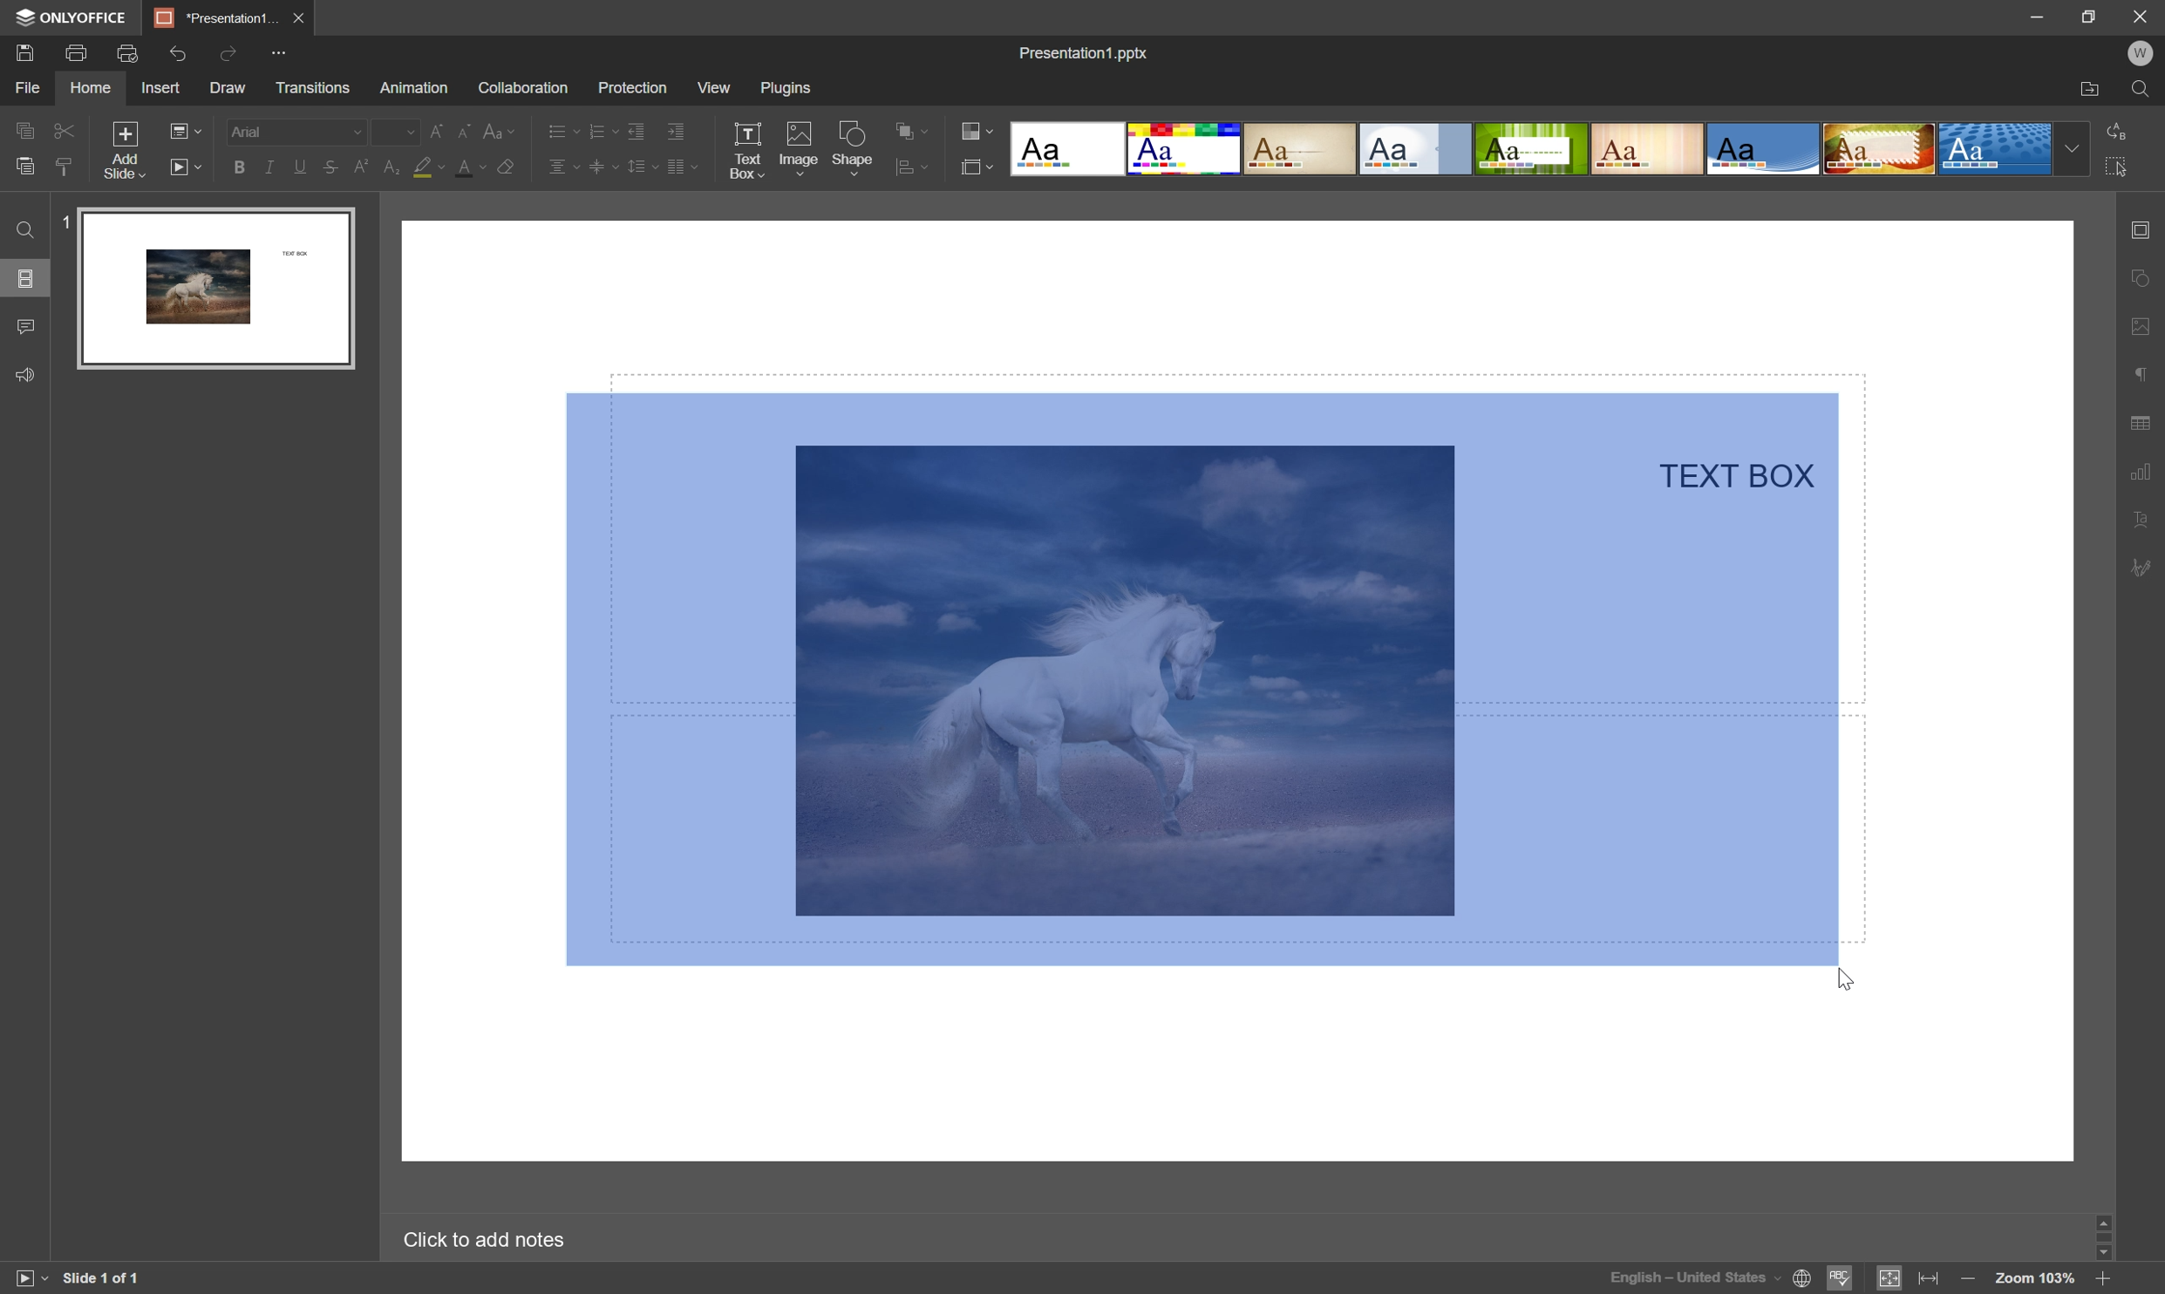  What do you see at coordinates (301, 17) in the screenshot?
I see `close` at bounding box center [301, 17].